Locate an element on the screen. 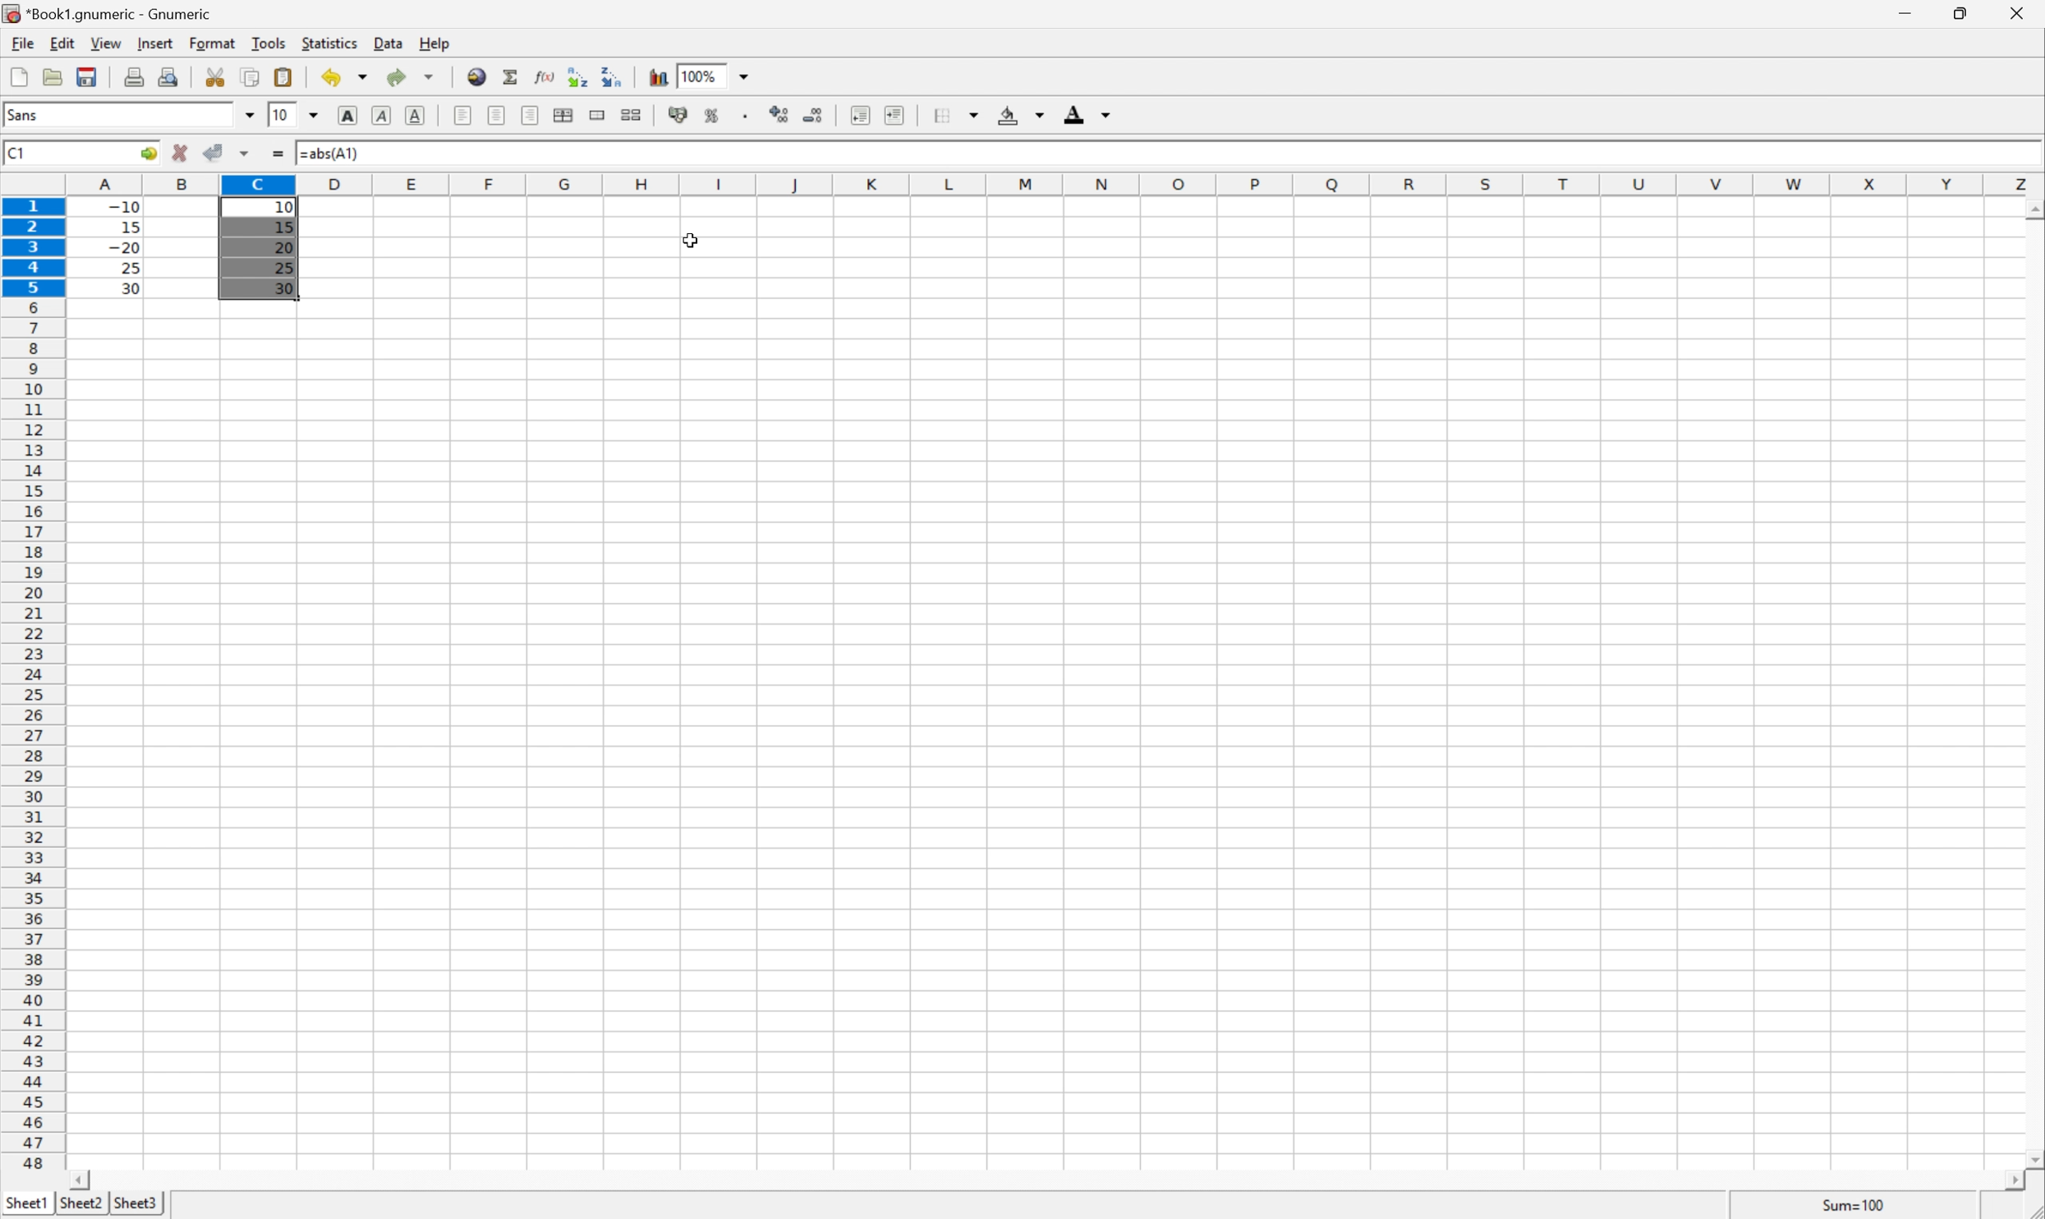  Go to is located at coordinates (146, 154).